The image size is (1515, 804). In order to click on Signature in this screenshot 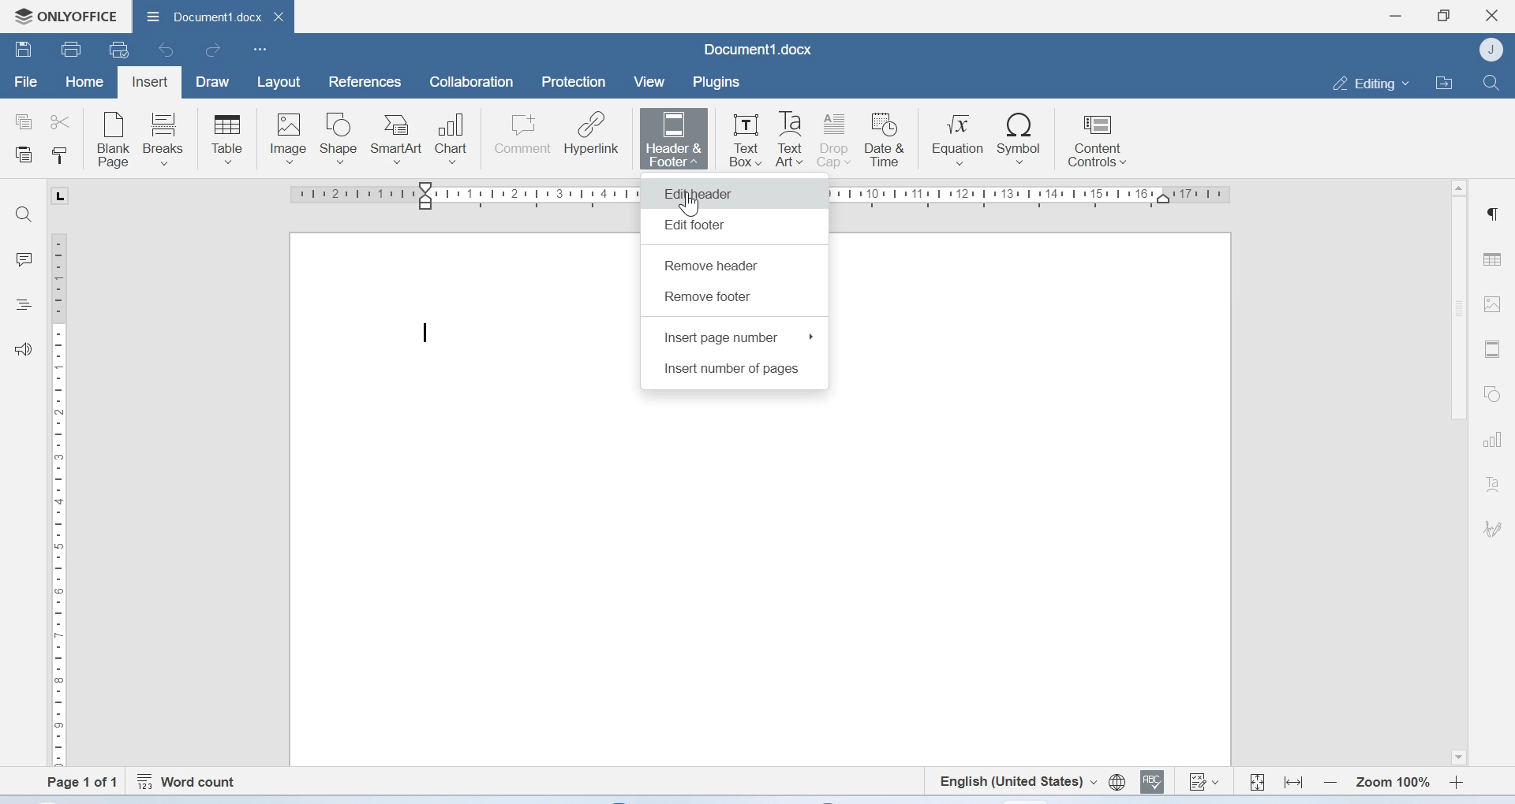, I will do `click(1491, 527)`.